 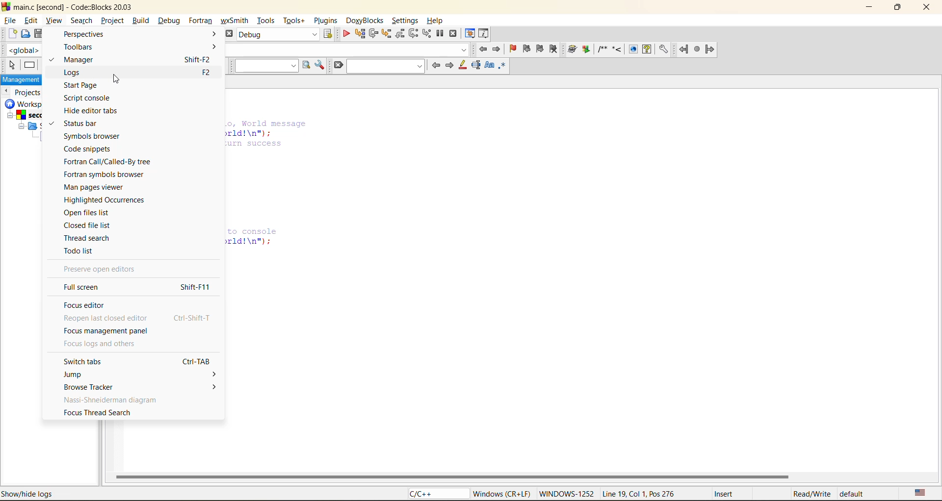 What do you see at coordinates (110, 399) in the screenshot?
I see `nassi shneiderman diagram` at bounding box center [110, 399].